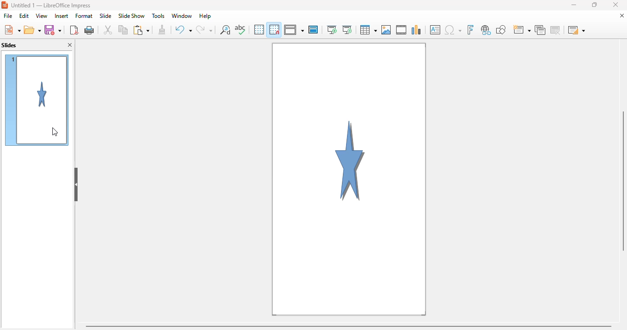 The height and width of the screenshot is (330, 627). Describe the element at coordinates (62, 16) in the screenshot. I see `insert` at that location.